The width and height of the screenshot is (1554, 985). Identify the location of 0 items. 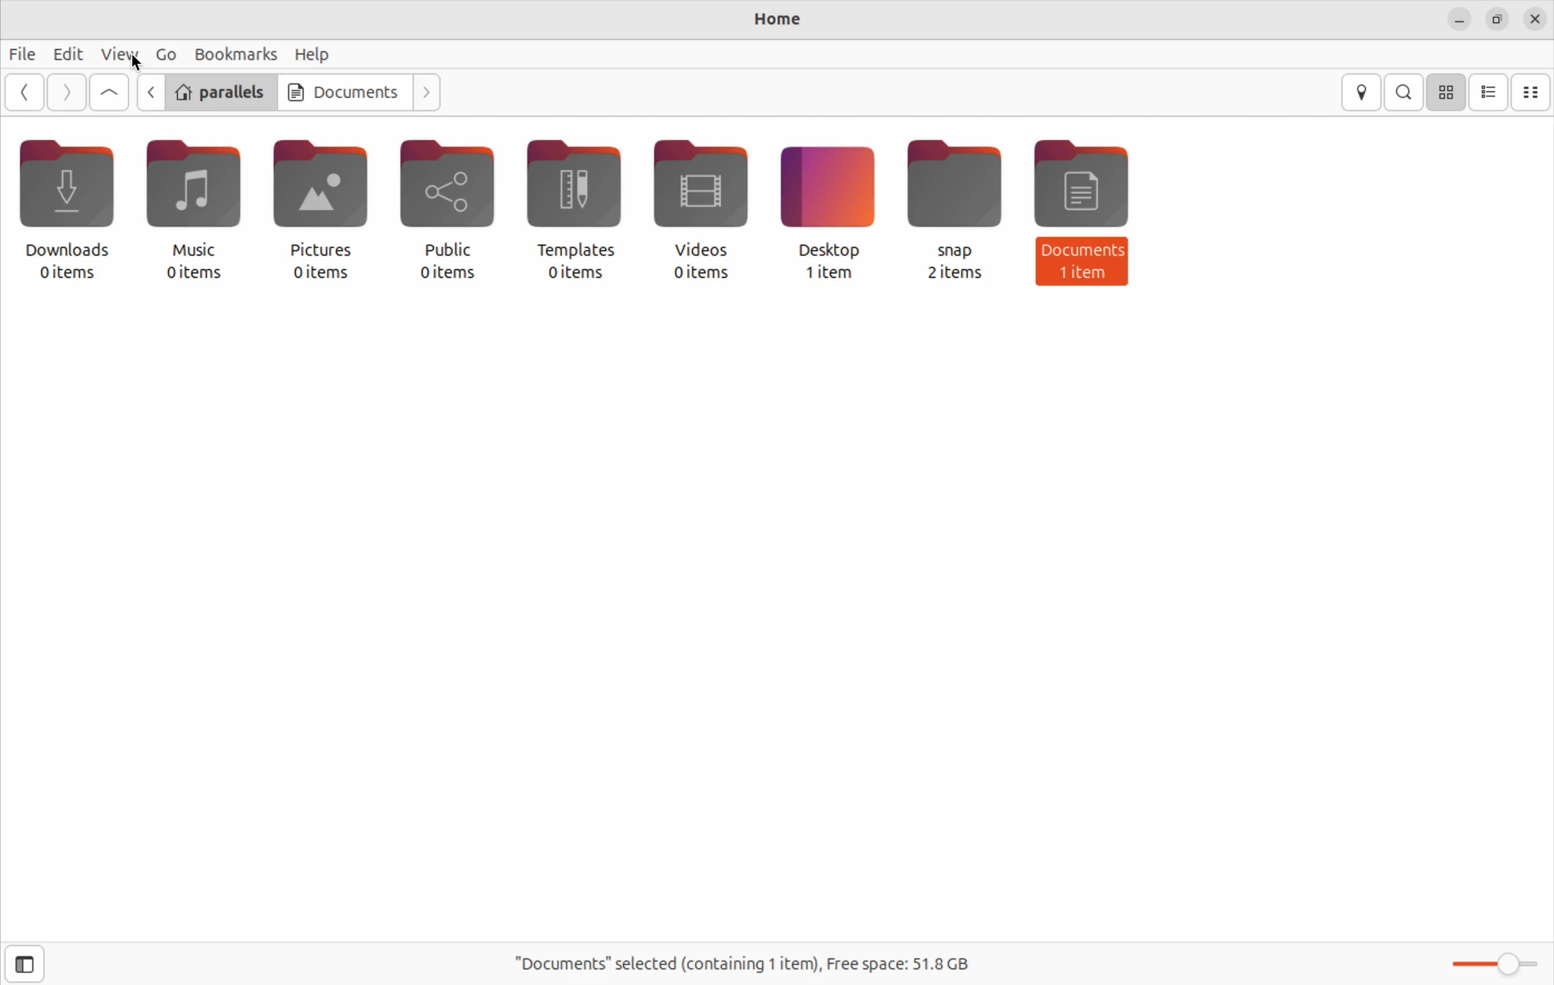
(693, 276).